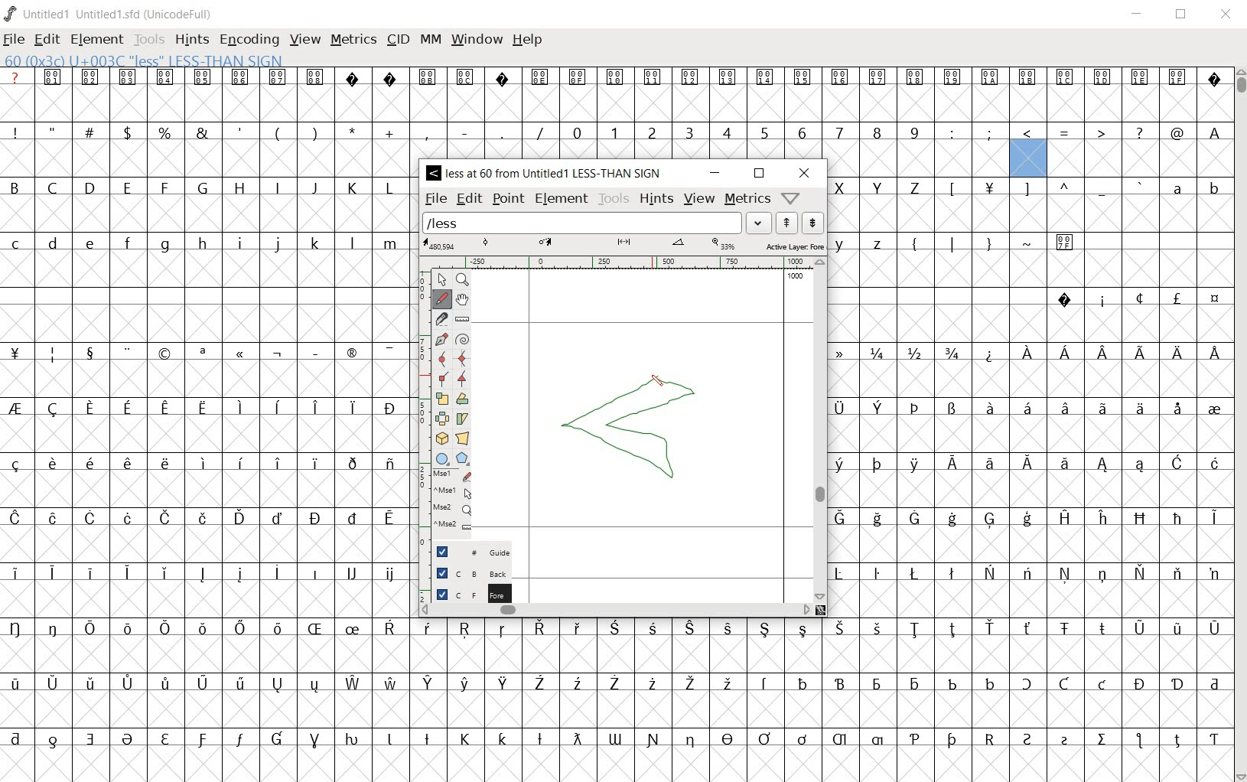 Image resolution: width=1247 pixels, height=782 pixels. What do you see at coordinates (820, 429) in the screenshot?
I see `scrollbar` at bounding box center [820, 429].